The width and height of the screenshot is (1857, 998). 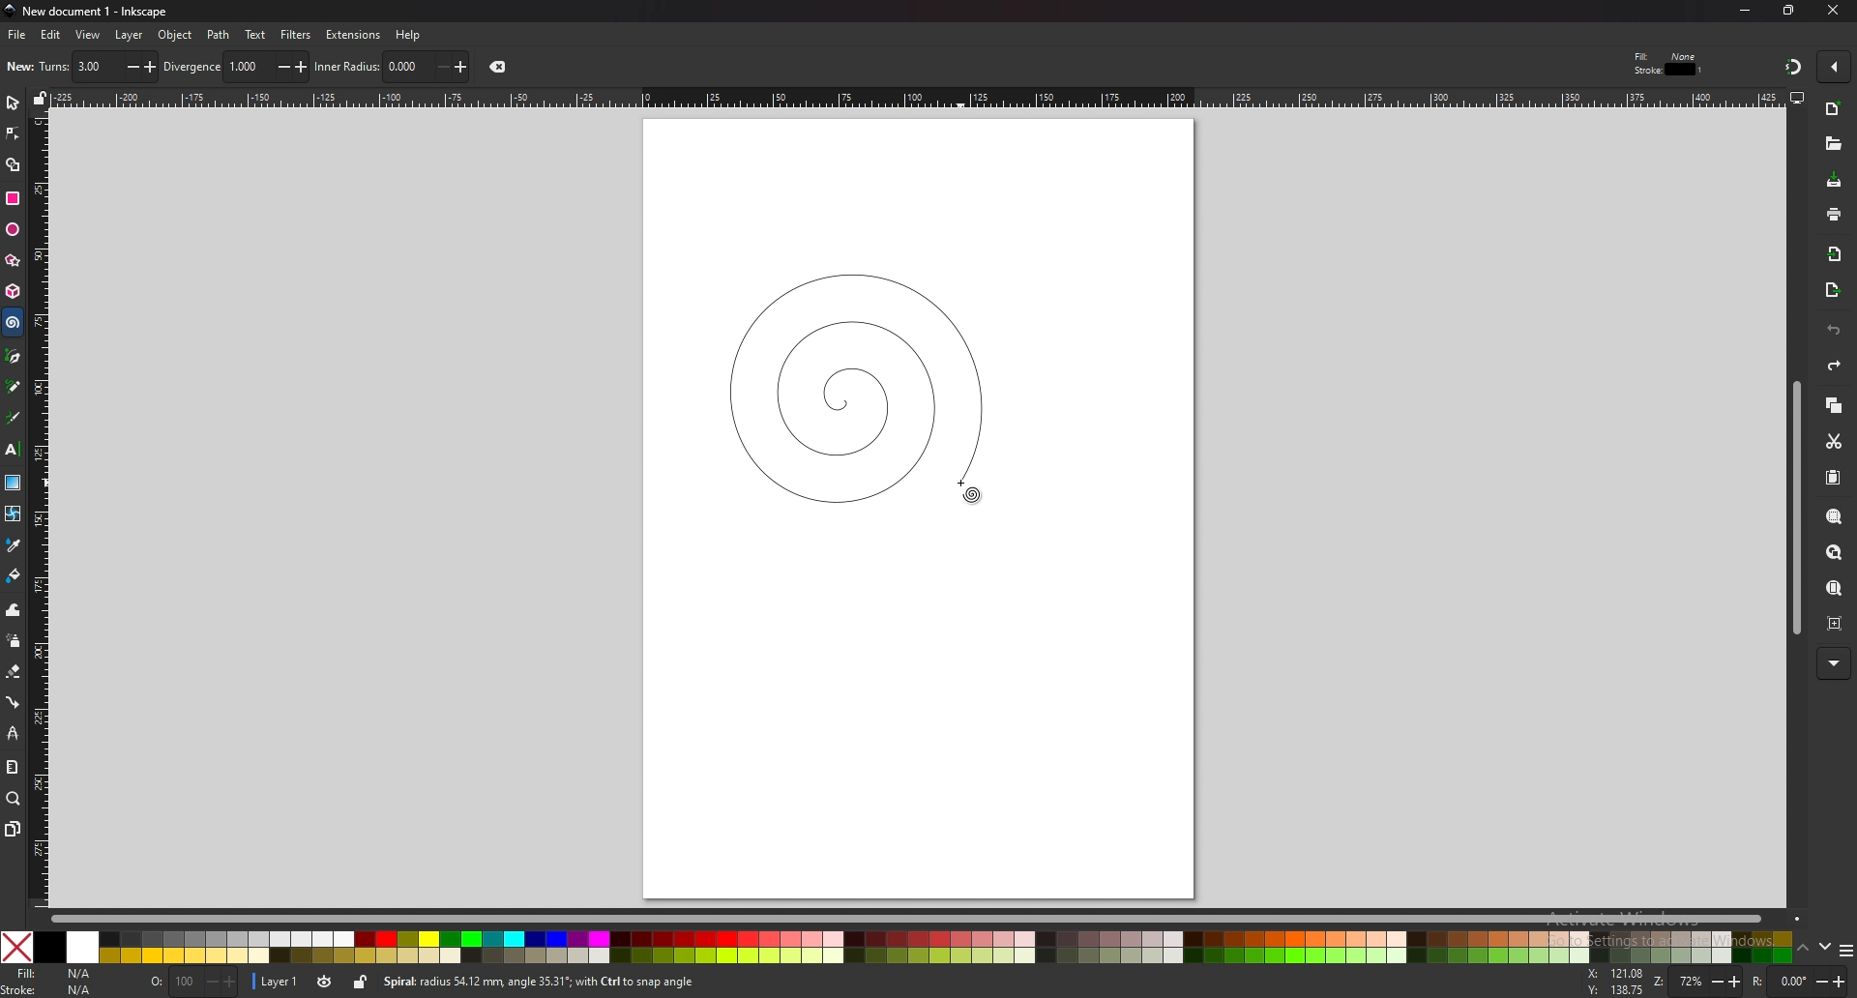 What do you see at coordinates (502, 67) in the screenshot?
I see `close` at bounding box center [502, 67].